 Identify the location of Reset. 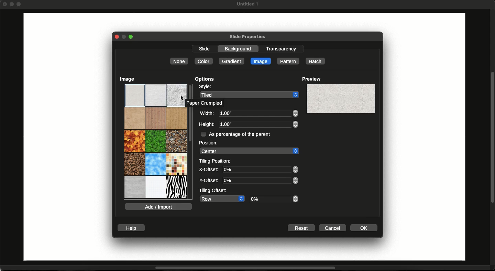
(301, 228).